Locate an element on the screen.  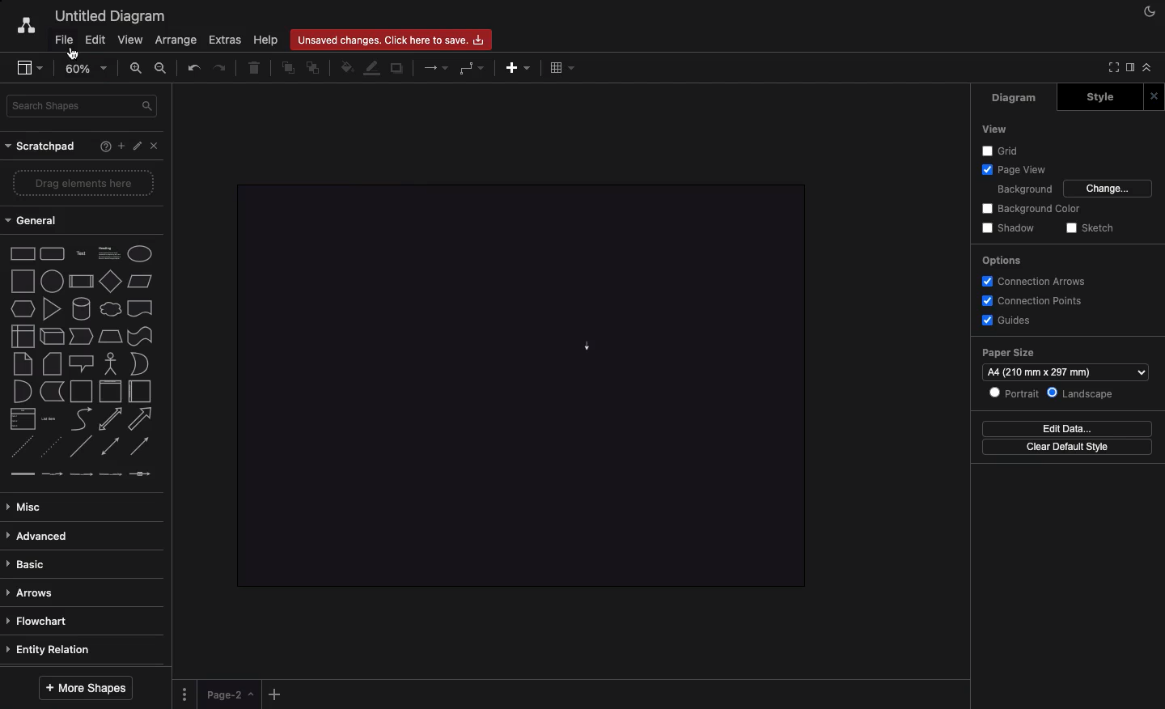
View  is located at coordinates (993, 129).